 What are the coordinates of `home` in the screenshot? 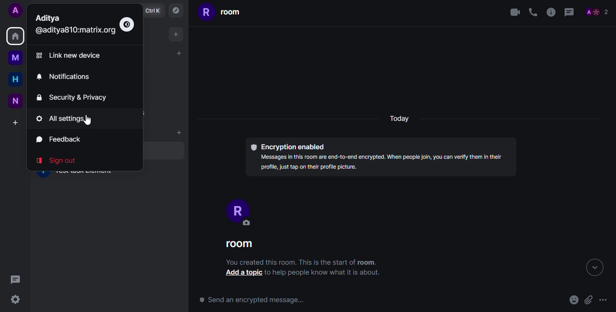 It's located at (15, 36).